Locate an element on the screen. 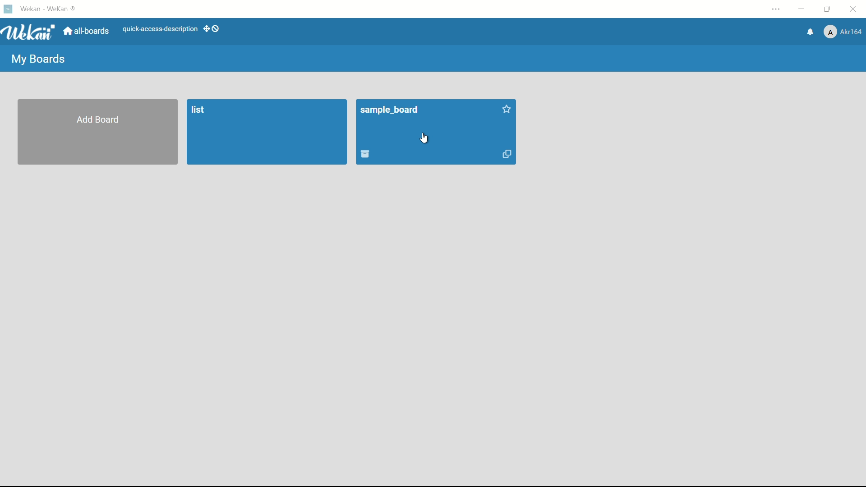  settings and more is located at coordinates (777, 10).